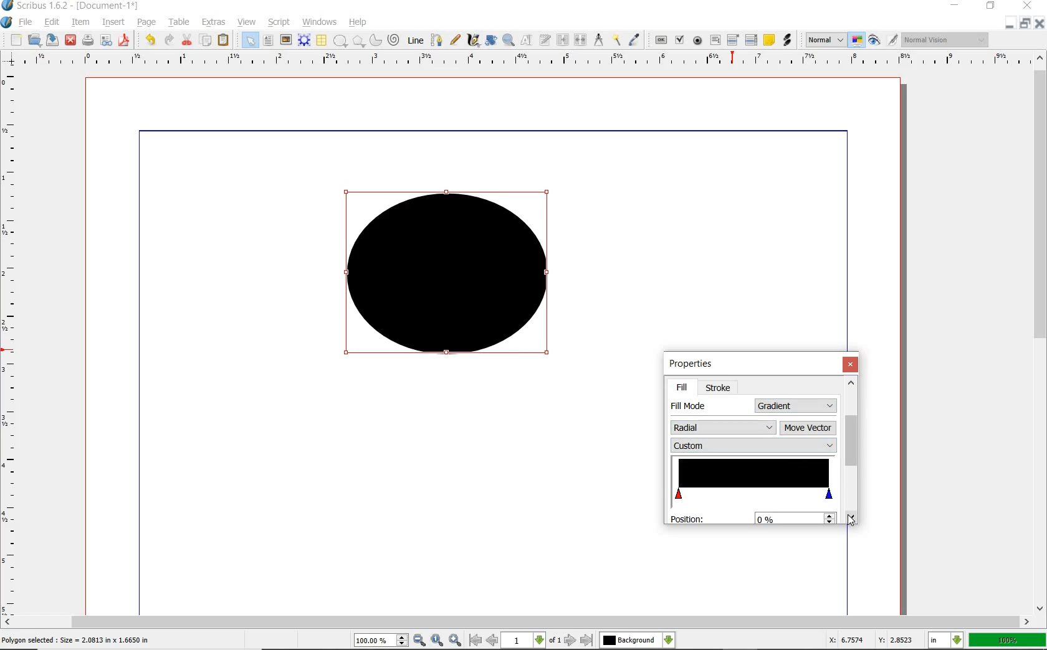 This screenshot has height=650, width=1047. I want to click on HELP, so click(360, 21).